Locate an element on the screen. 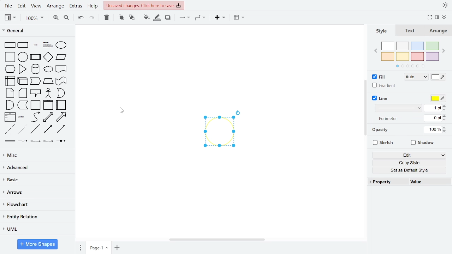  rotate diagram is located at coordinates (238, 113).